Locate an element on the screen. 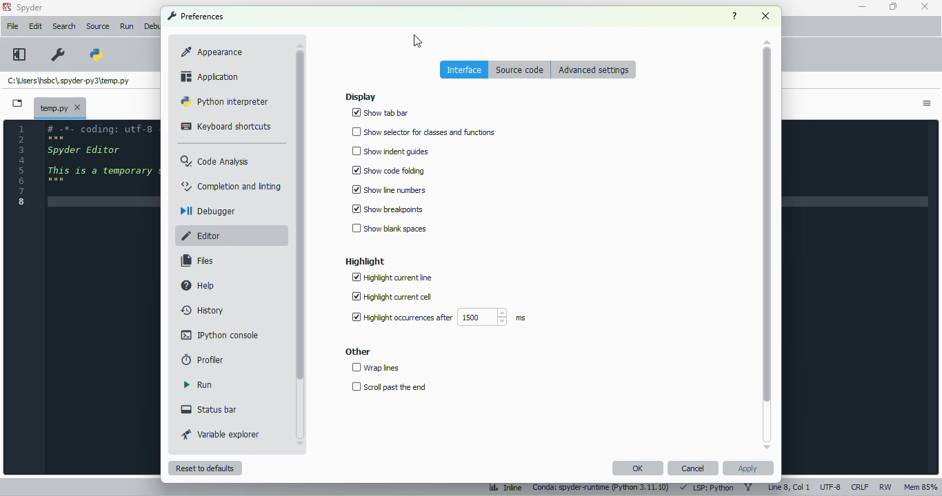  mem 85% is located at coordinates (920, 487).